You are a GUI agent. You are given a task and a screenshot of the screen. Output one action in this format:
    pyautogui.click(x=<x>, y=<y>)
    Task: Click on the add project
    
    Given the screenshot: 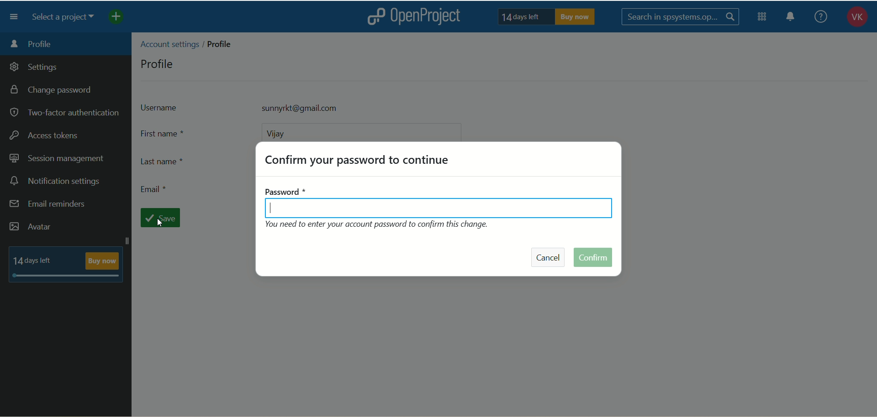 What is the action you would take?
    pyautogui.click(x=122, y=18)
    